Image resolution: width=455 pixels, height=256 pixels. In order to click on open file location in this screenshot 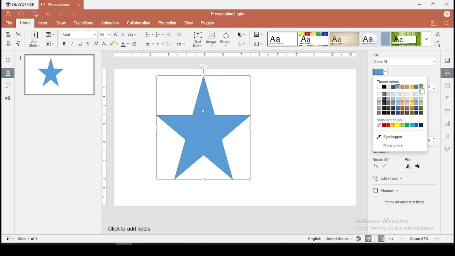, I will do `click(433, 24)`.